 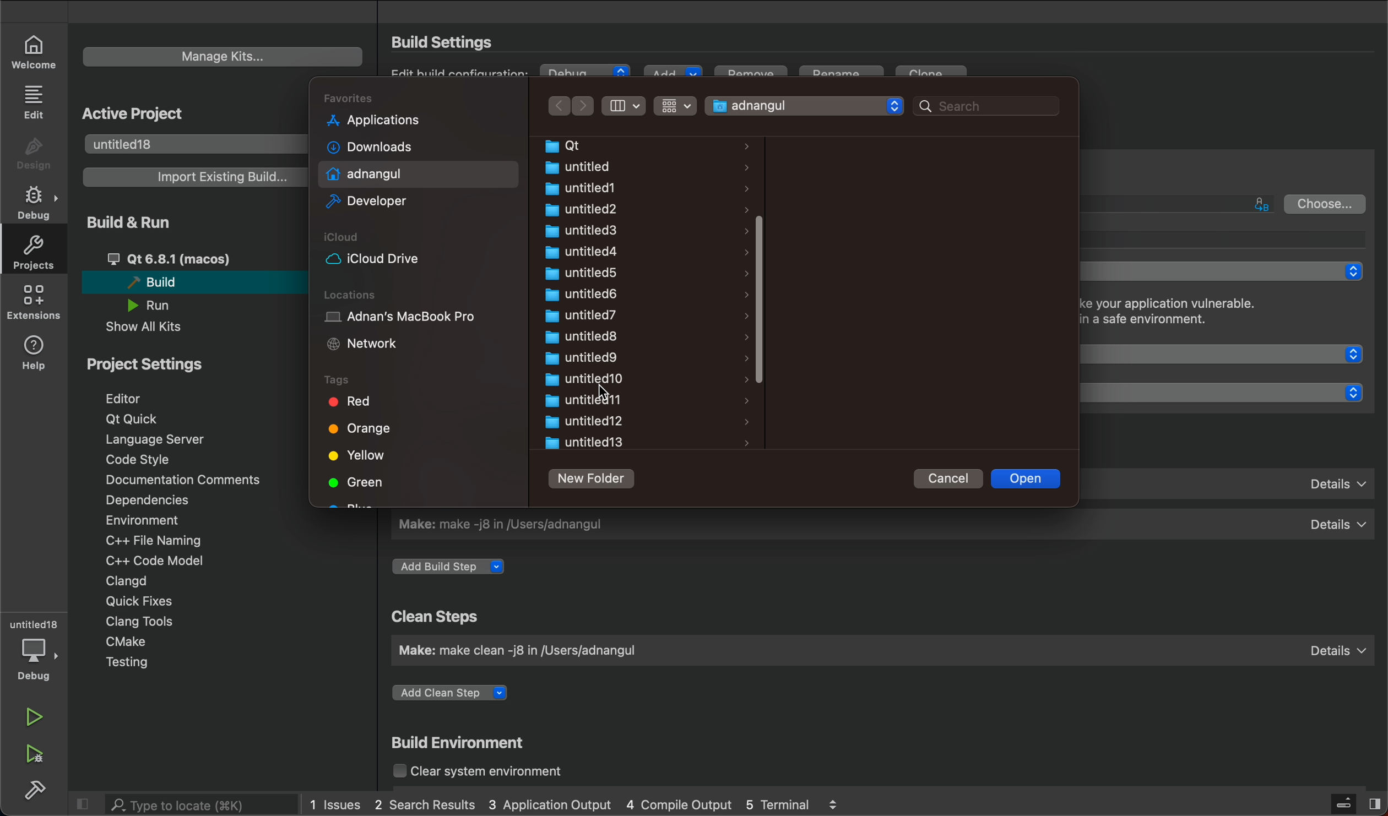 What do you see at coordinates (1335, 646) in the screenshot?
I see `Details` at bounding box center [1335, 646].